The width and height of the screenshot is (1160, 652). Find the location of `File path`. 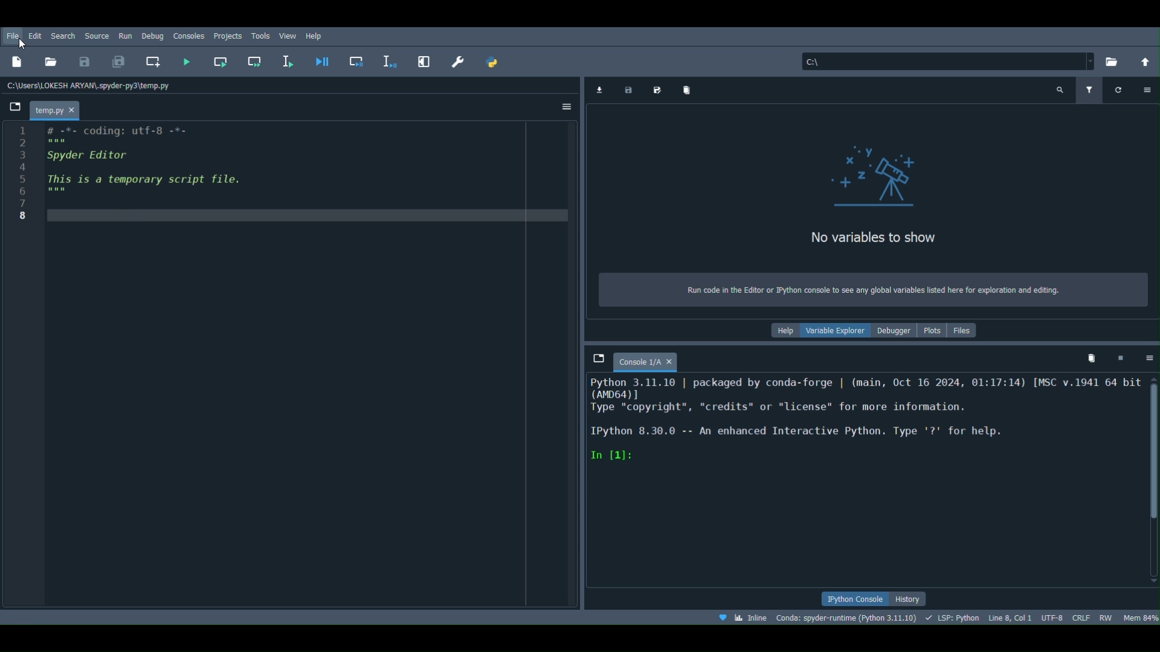

File path is located at coordinates (949, 58).